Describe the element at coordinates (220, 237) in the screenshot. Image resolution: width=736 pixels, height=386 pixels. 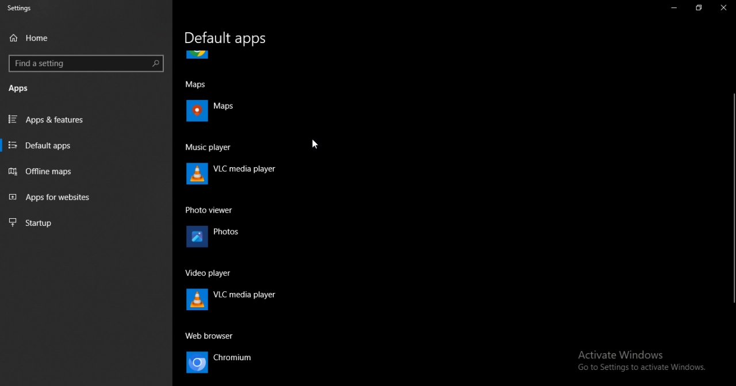
I see `photos` at that location.